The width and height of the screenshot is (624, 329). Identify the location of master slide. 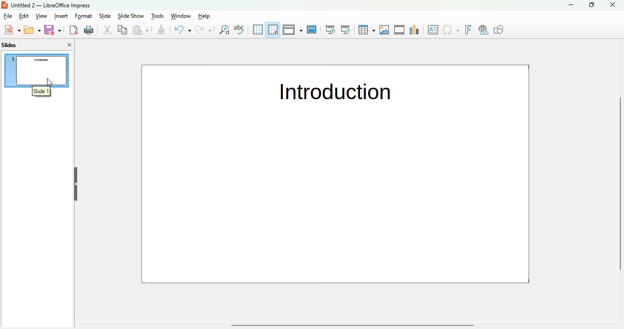
(312, 30).